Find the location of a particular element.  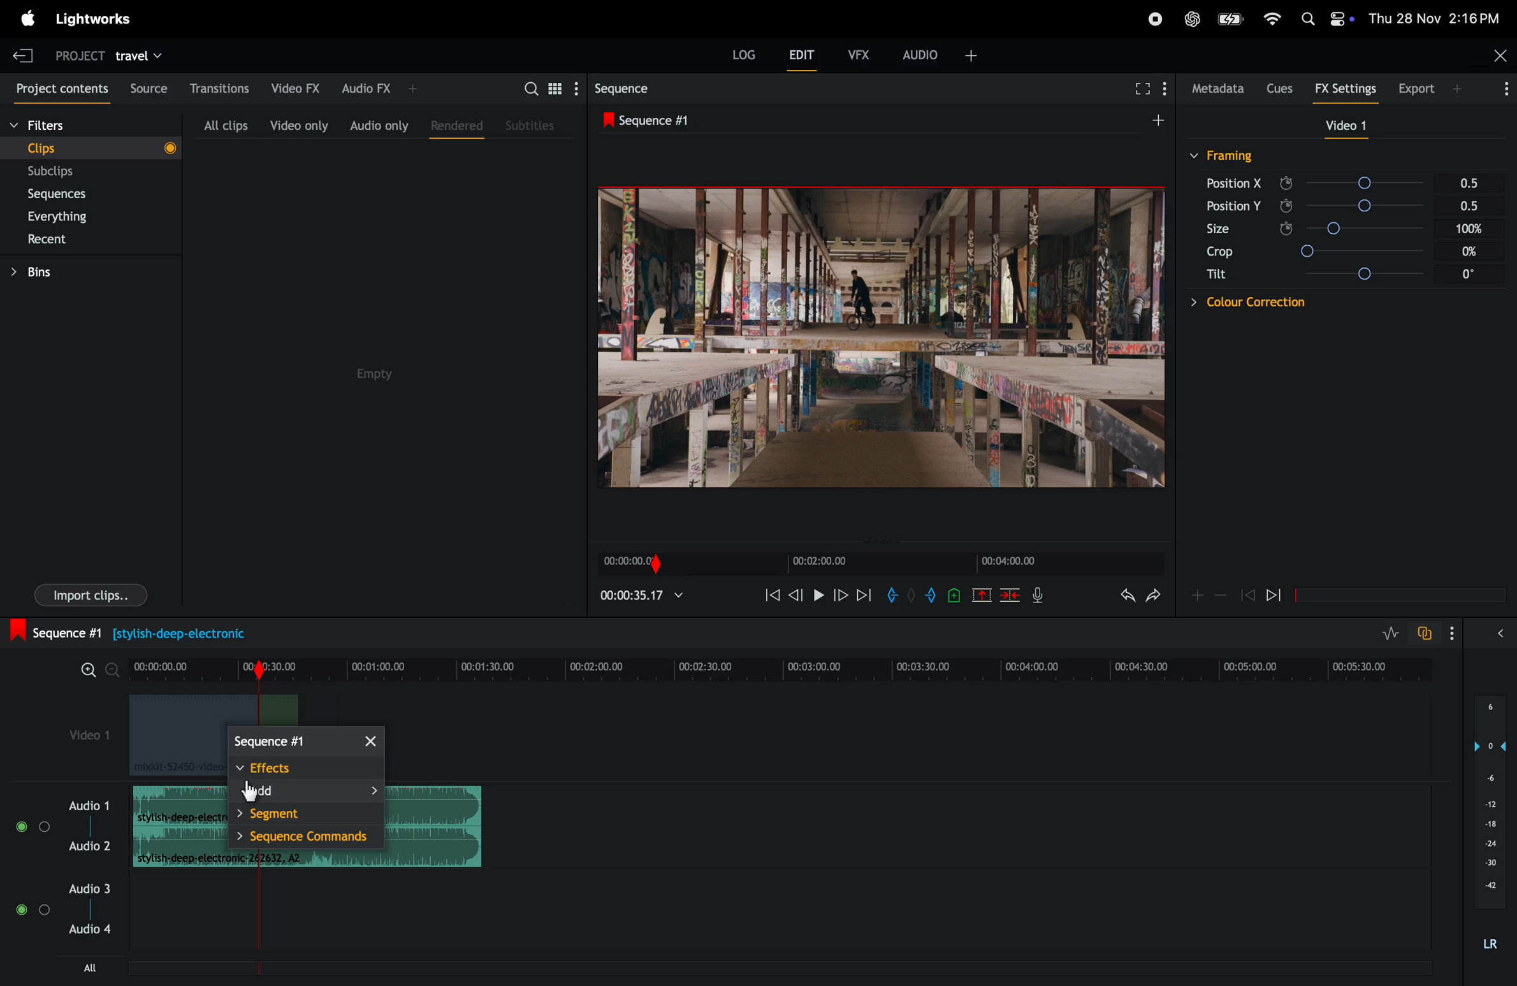

add is located at coordinates (305, 792).